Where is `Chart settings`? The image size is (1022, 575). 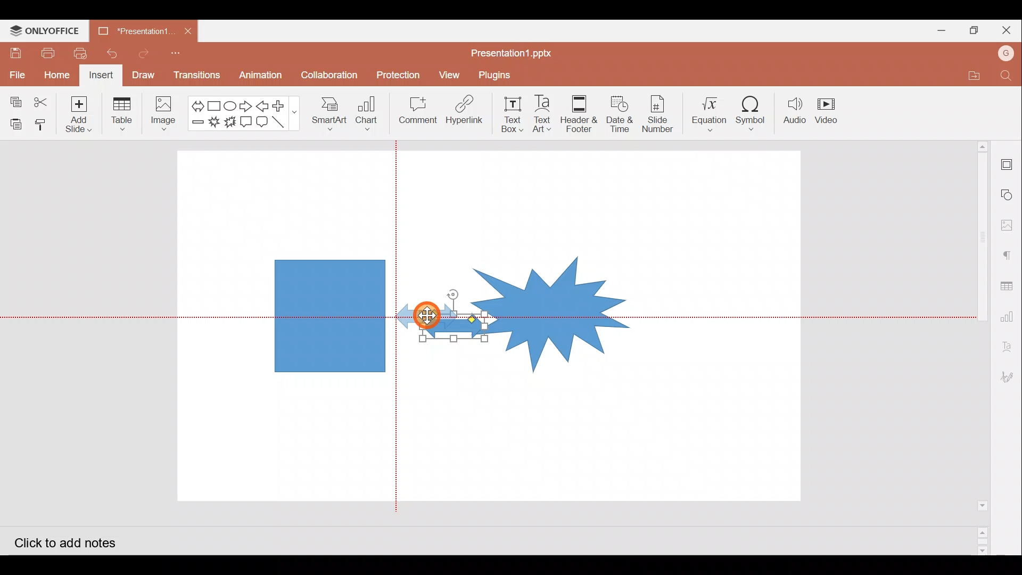
Chart settings is located at coordinates (1010, 315).